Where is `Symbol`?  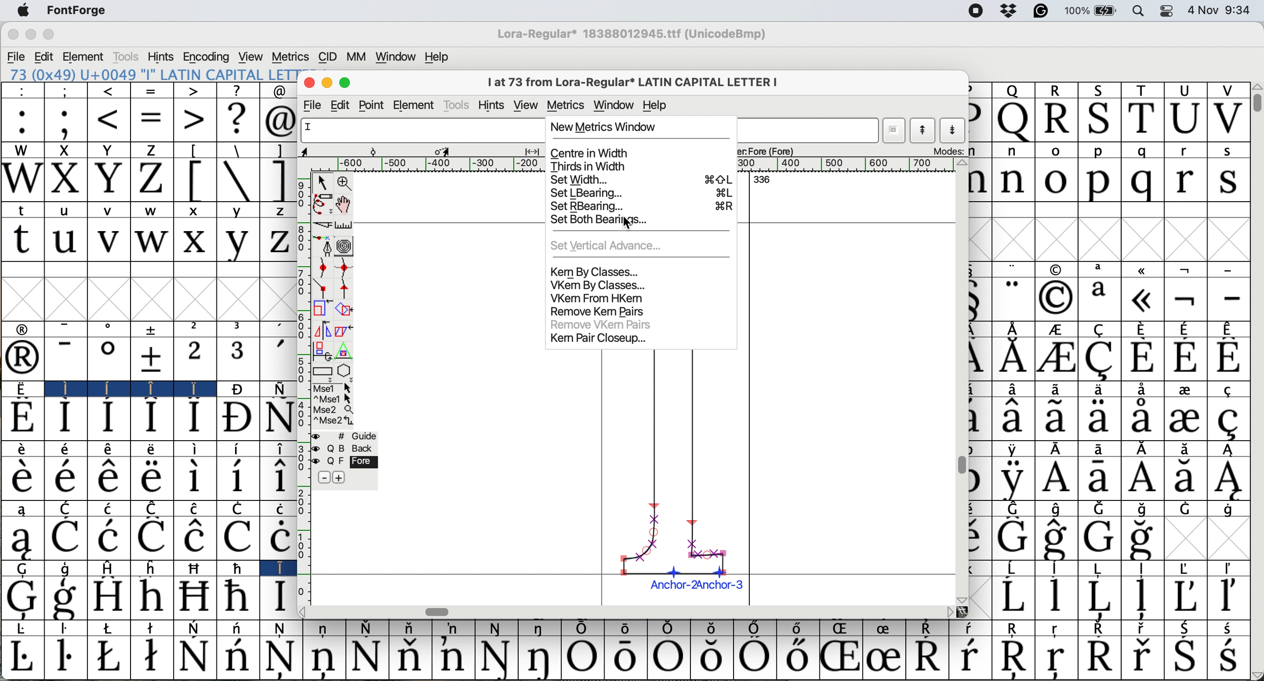
Symbol is located at coordinates (1011, 357).